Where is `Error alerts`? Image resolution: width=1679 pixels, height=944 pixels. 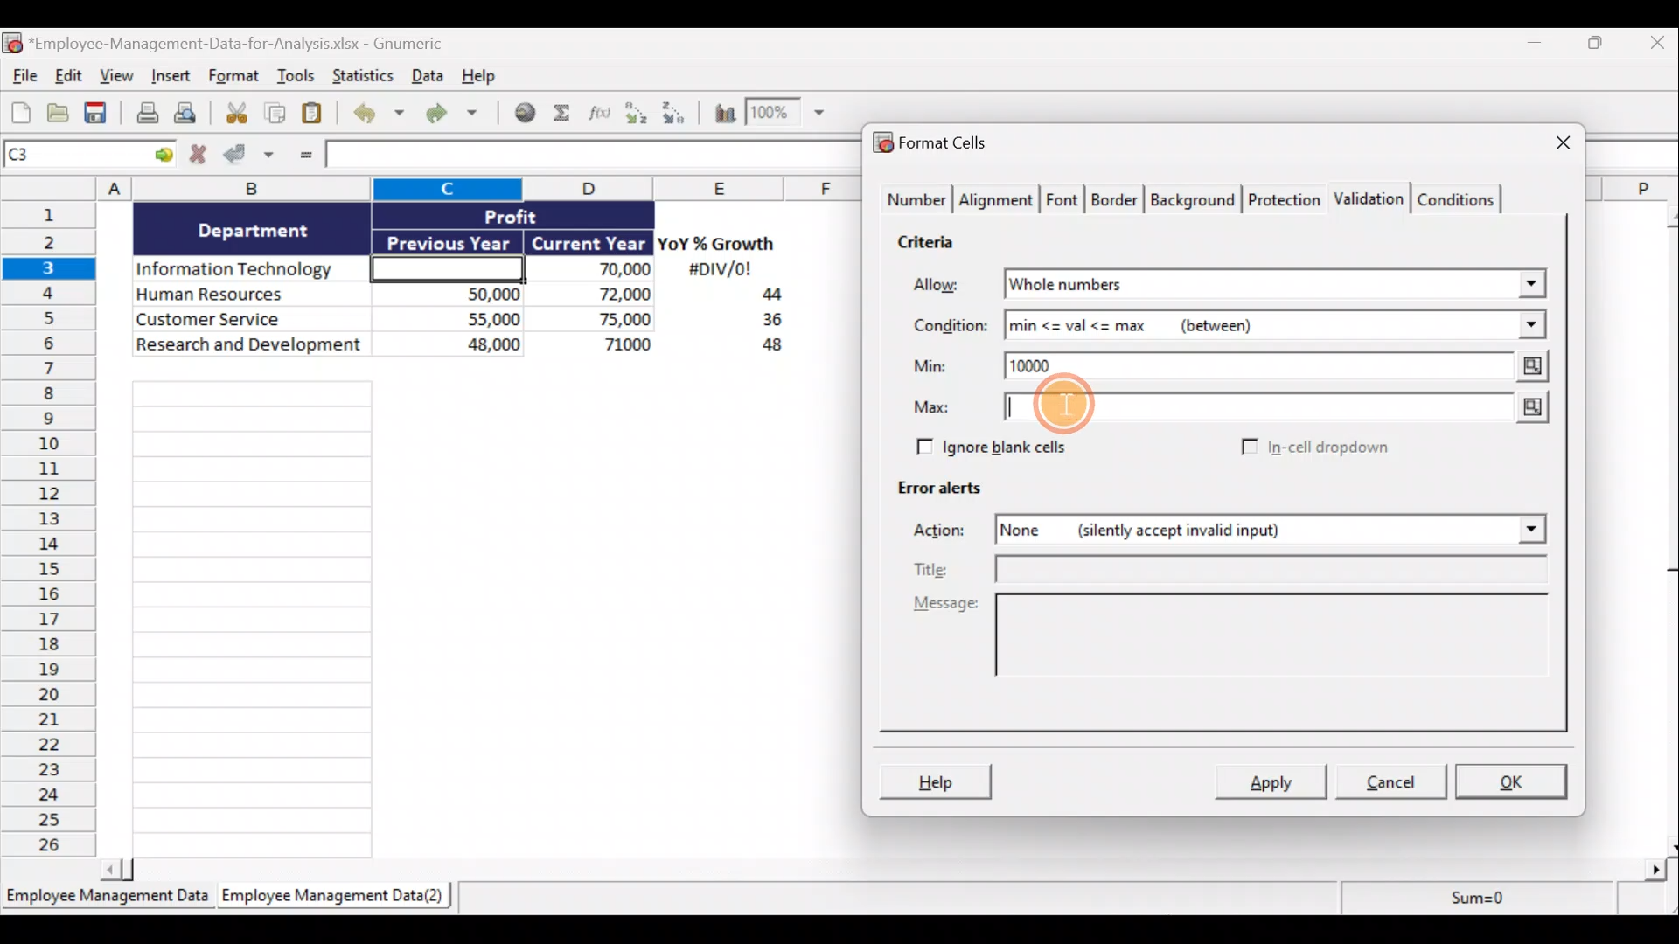 Error alerts is located at coordinates (946, 496).